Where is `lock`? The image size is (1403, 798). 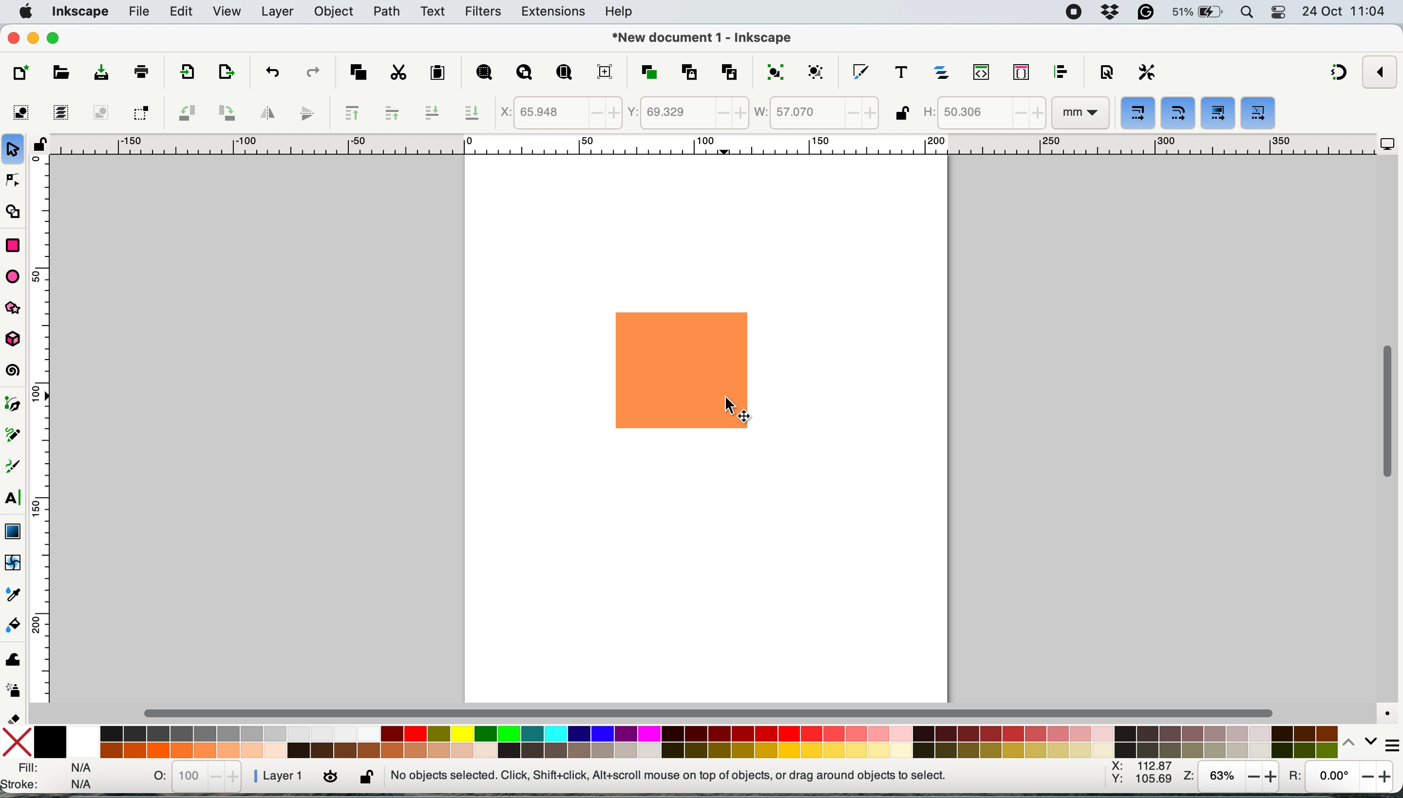 lock is located at coordinates (40, 149).